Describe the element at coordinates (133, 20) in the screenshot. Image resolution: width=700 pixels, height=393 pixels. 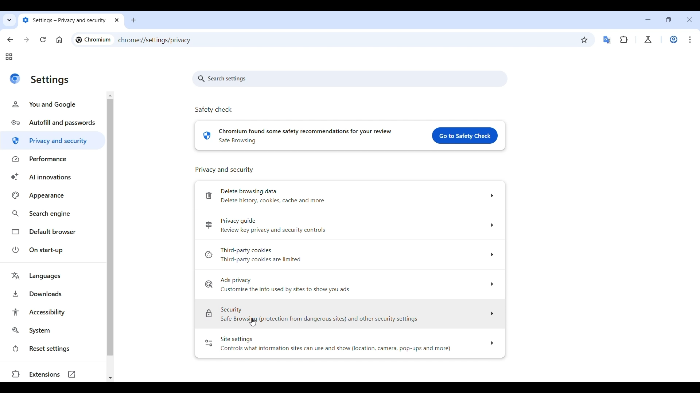
I see `Add new tab` at that location.